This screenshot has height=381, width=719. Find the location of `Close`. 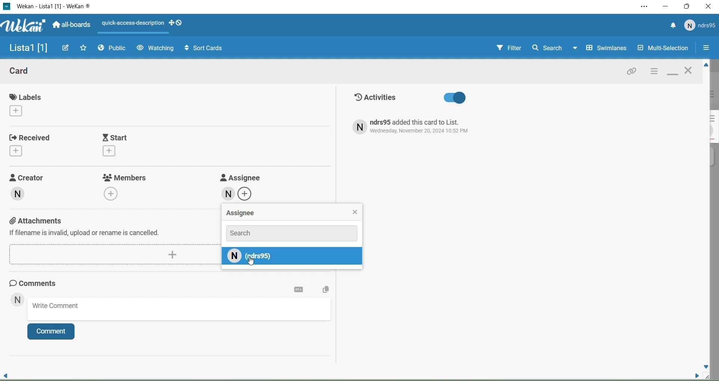

Close is located at coordinates (709, 7).